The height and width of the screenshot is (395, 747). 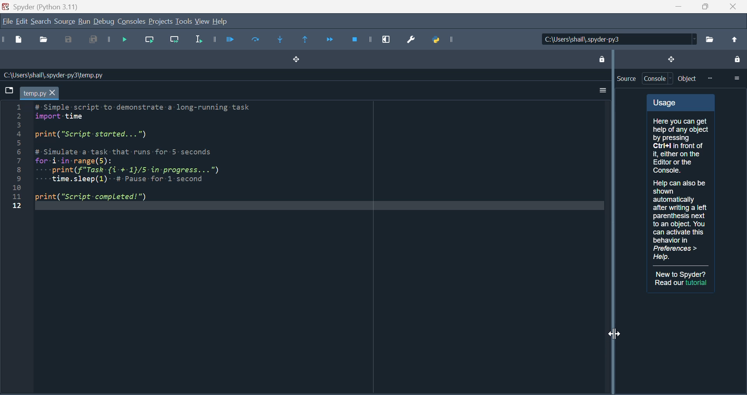 I want to click on C:\Users\shail\.spyder-py3\temp.py, so click(x=53, y=75).